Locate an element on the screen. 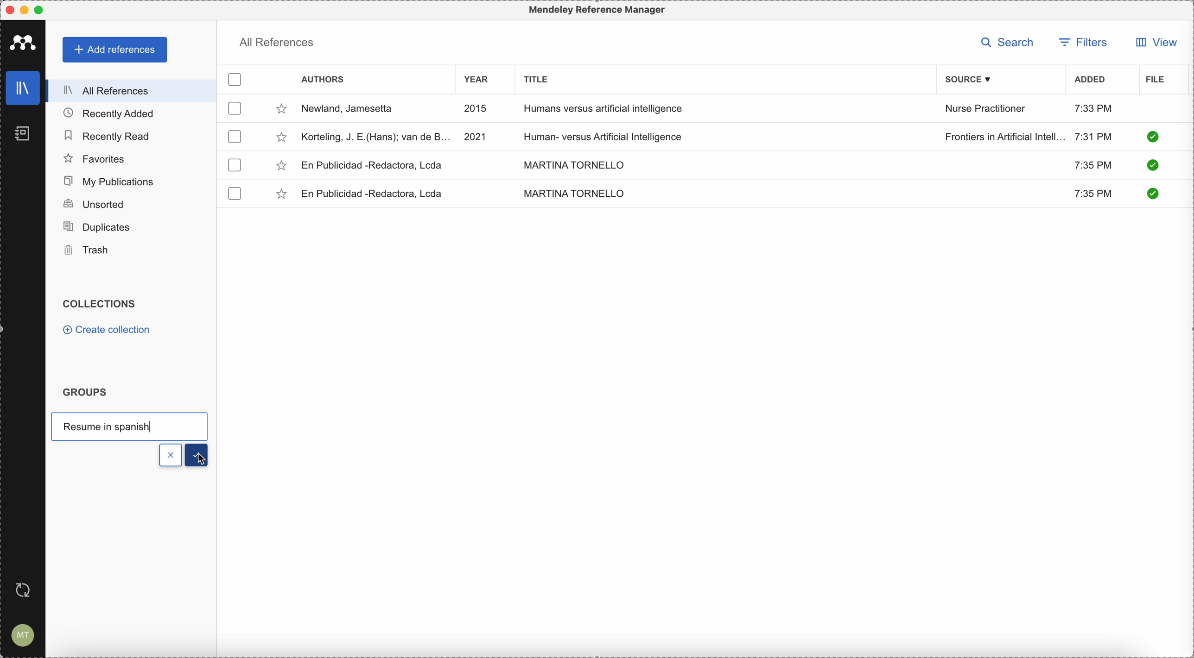 The width and height of the screenshot is (1194, 658). check it is located at coordinates (1151, 193).